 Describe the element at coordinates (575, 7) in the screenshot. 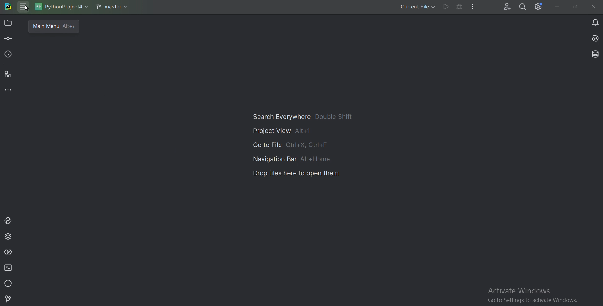

I see `Restore down` at that location.